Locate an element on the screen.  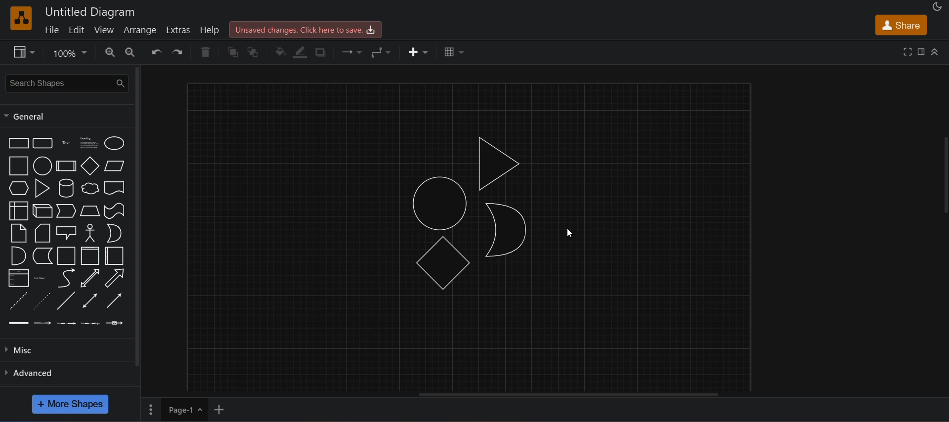
notes is located at coordinates (18, 233).